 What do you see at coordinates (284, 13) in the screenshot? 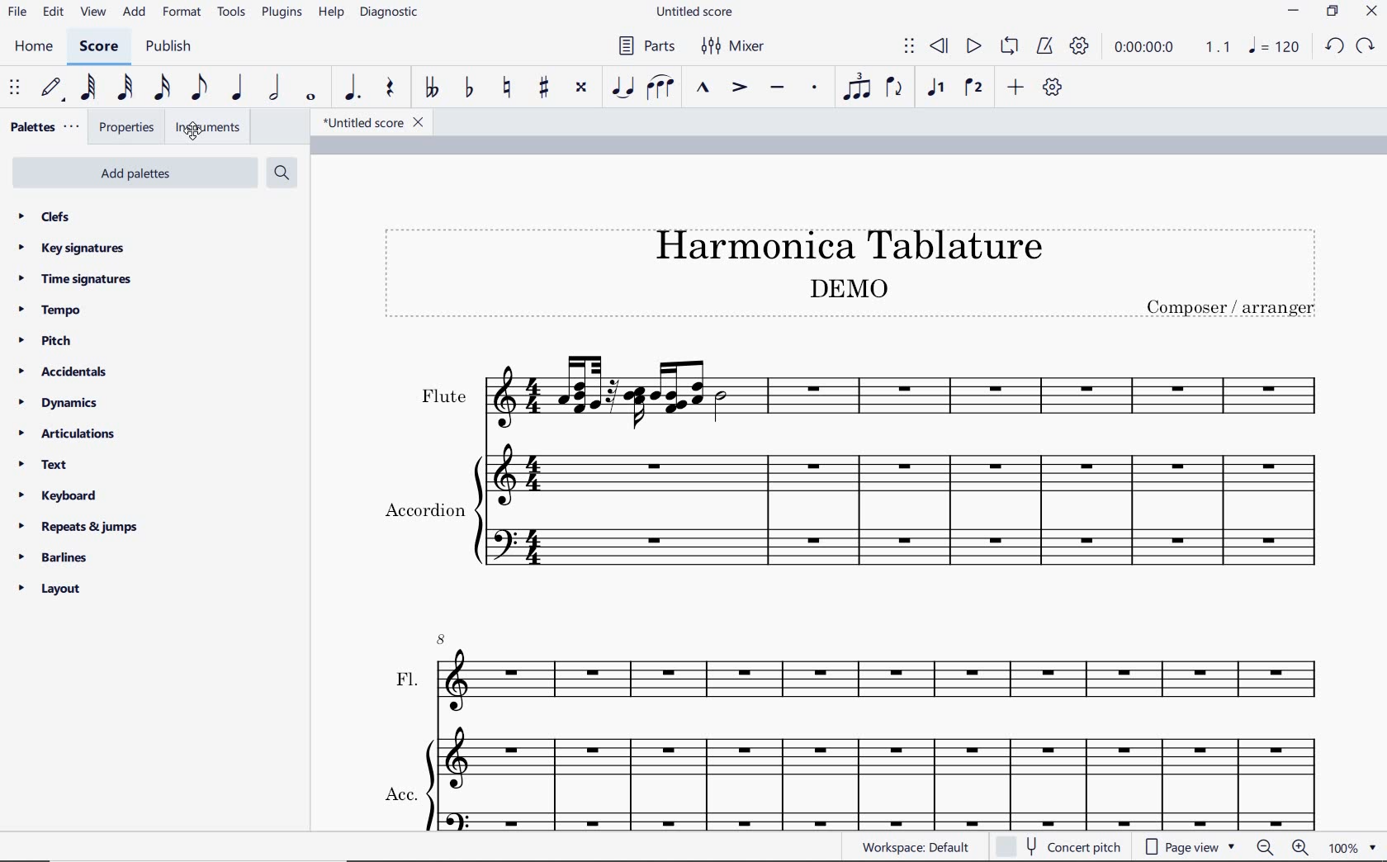
I see `PLUGINS` at bounding box center [284, 13].